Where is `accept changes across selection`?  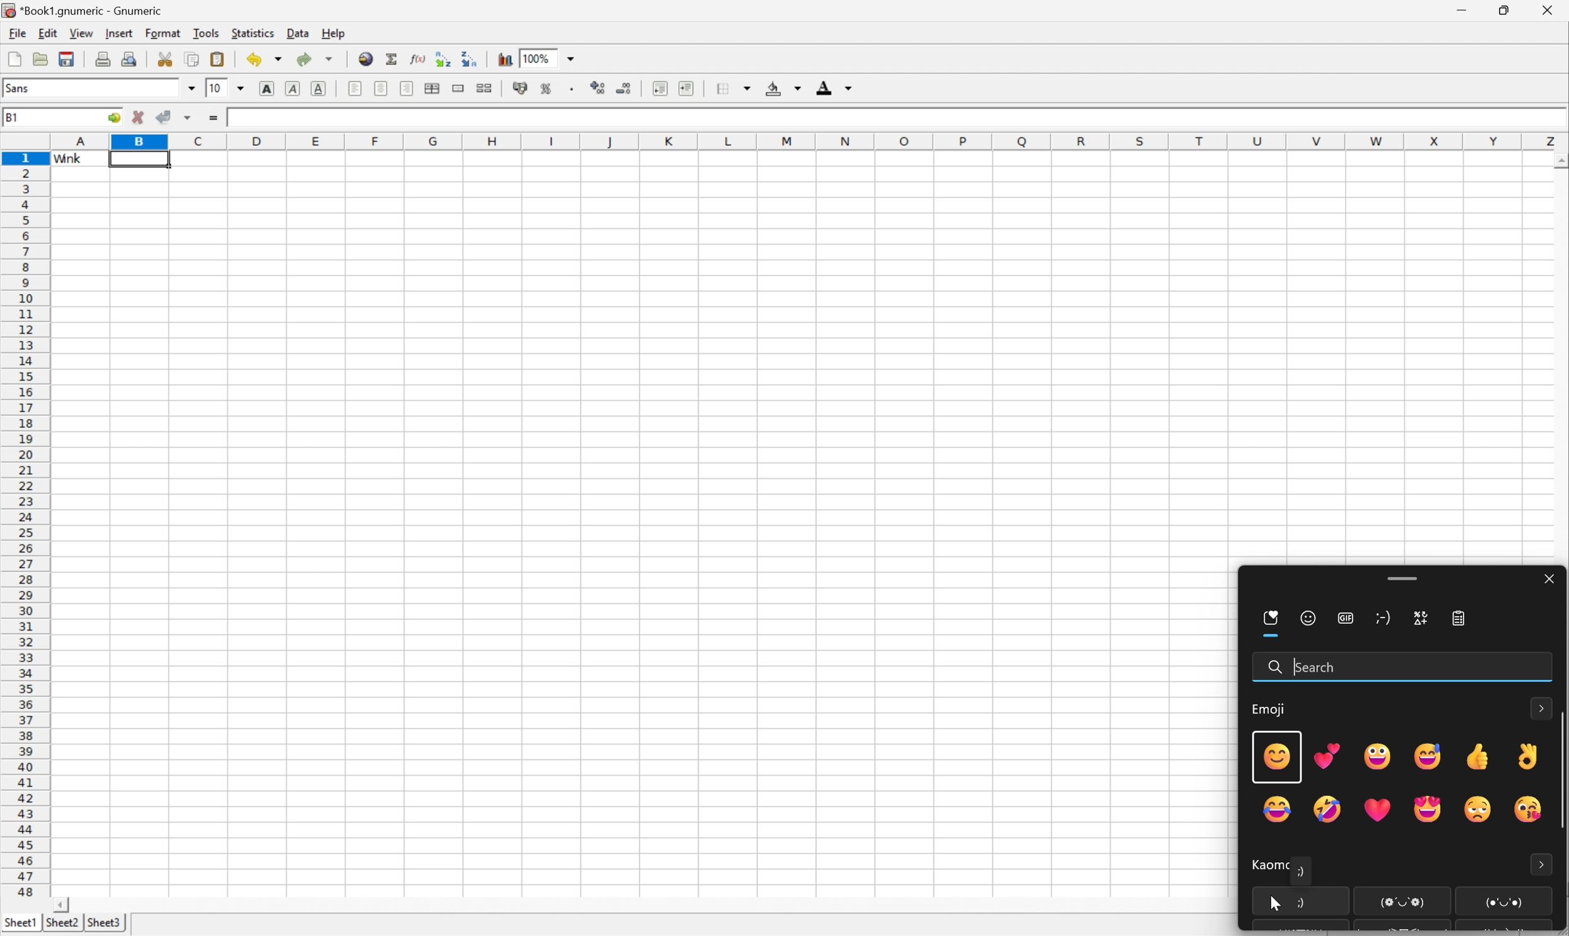
accept changes across selection is located at coordinates (187, 119).